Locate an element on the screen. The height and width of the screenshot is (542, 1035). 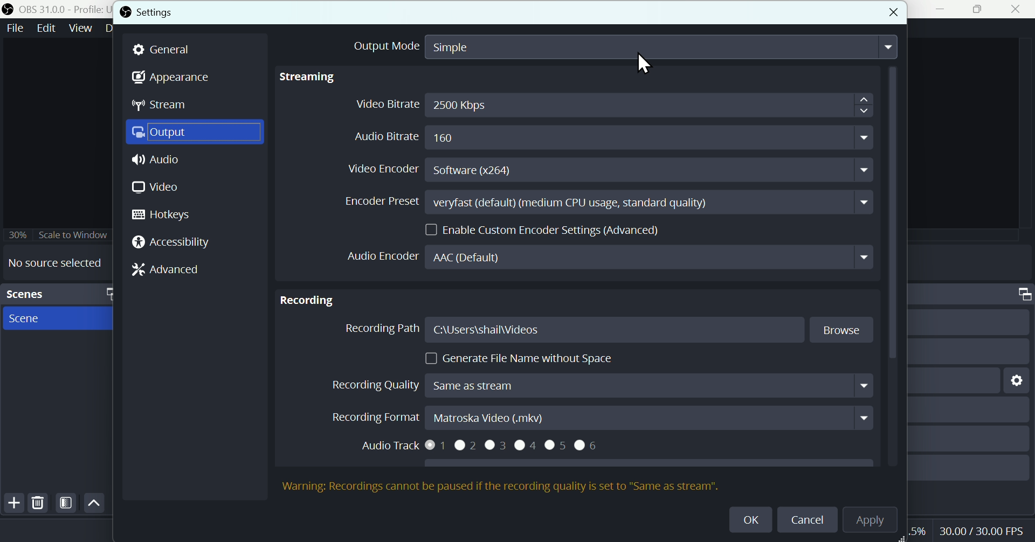
Recording is located at coordinates (309, 301).